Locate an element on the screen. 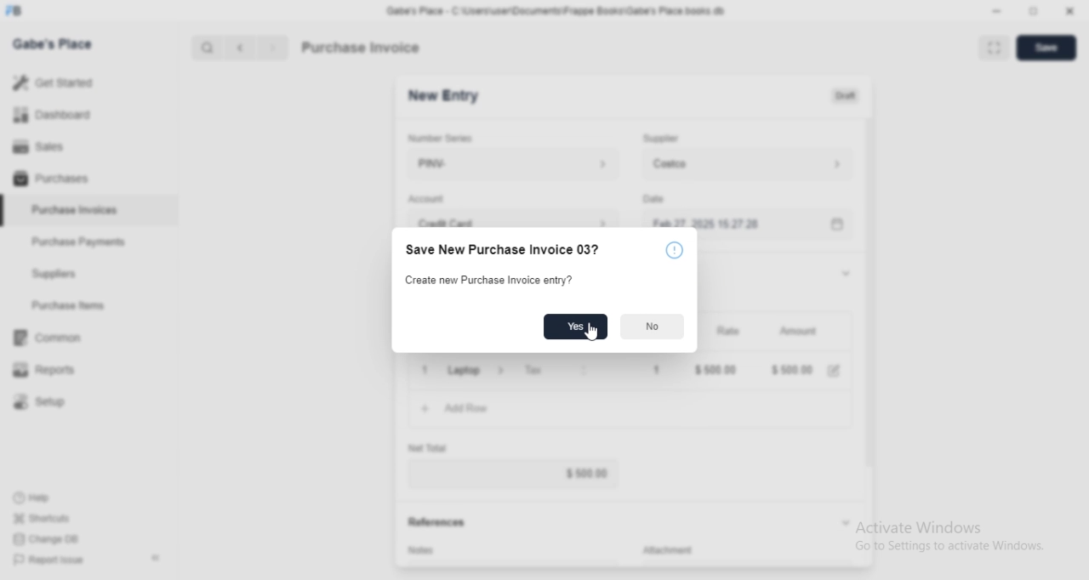  Add Row is located at coordinates (630, 409).